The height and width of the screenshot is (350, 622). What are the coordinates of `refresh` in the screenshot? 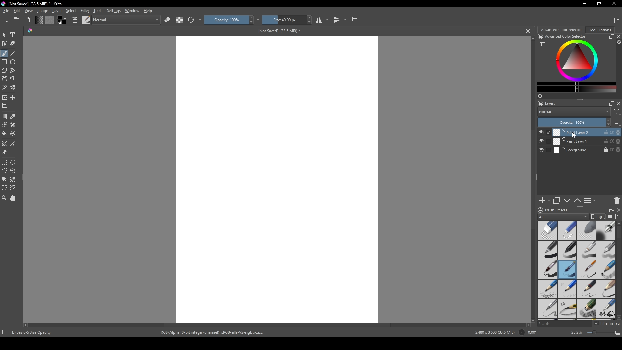 It's located at (191, 20).